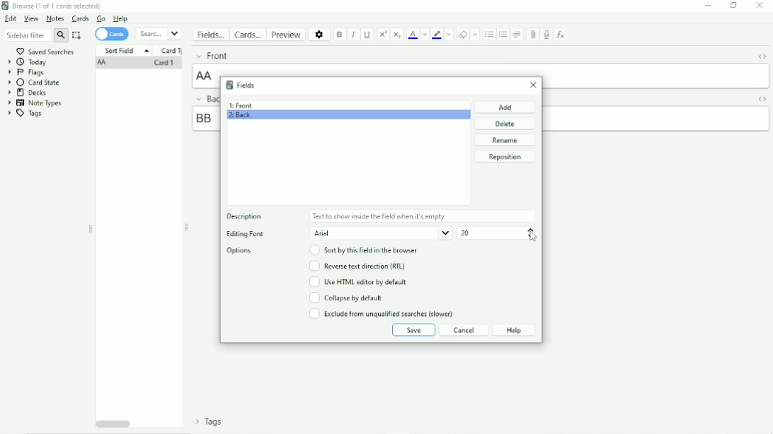 The height and width of the screenshot is (434, 773). Describe the element at coordinates (505, 140) in the screenshot. I see `Rename` at that location.